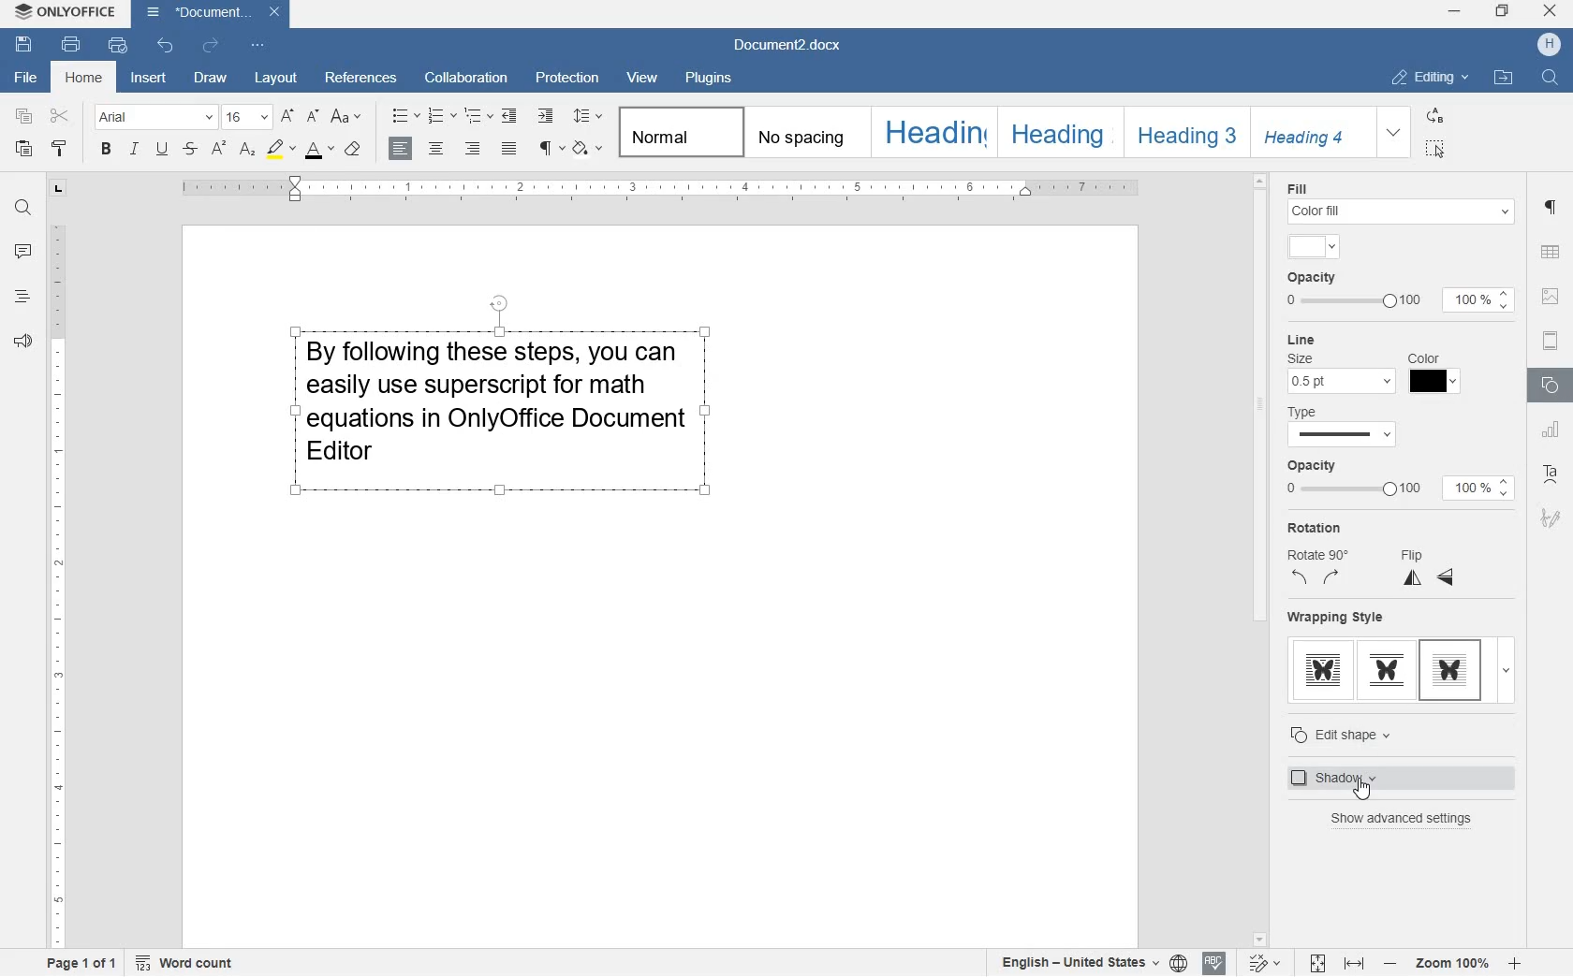 This screenshot has width=1573, height=977. What do you see at coordinates (361, 80) in the screenshot?
I see `references` at bounding box center [361, 80].